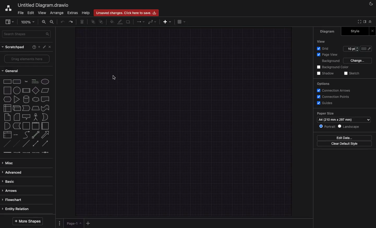  What do you see at coordinates (120, 22) in the screenshot?
I see `Line color` at bounding box center [120, 22].